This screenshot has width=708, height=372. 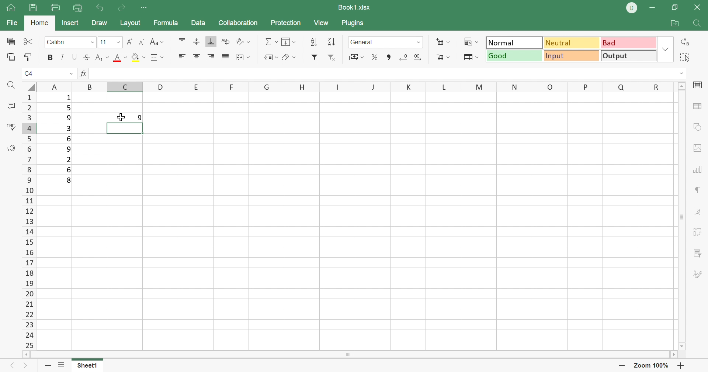 I want to click on Currency style, so click(x=356, y=58).